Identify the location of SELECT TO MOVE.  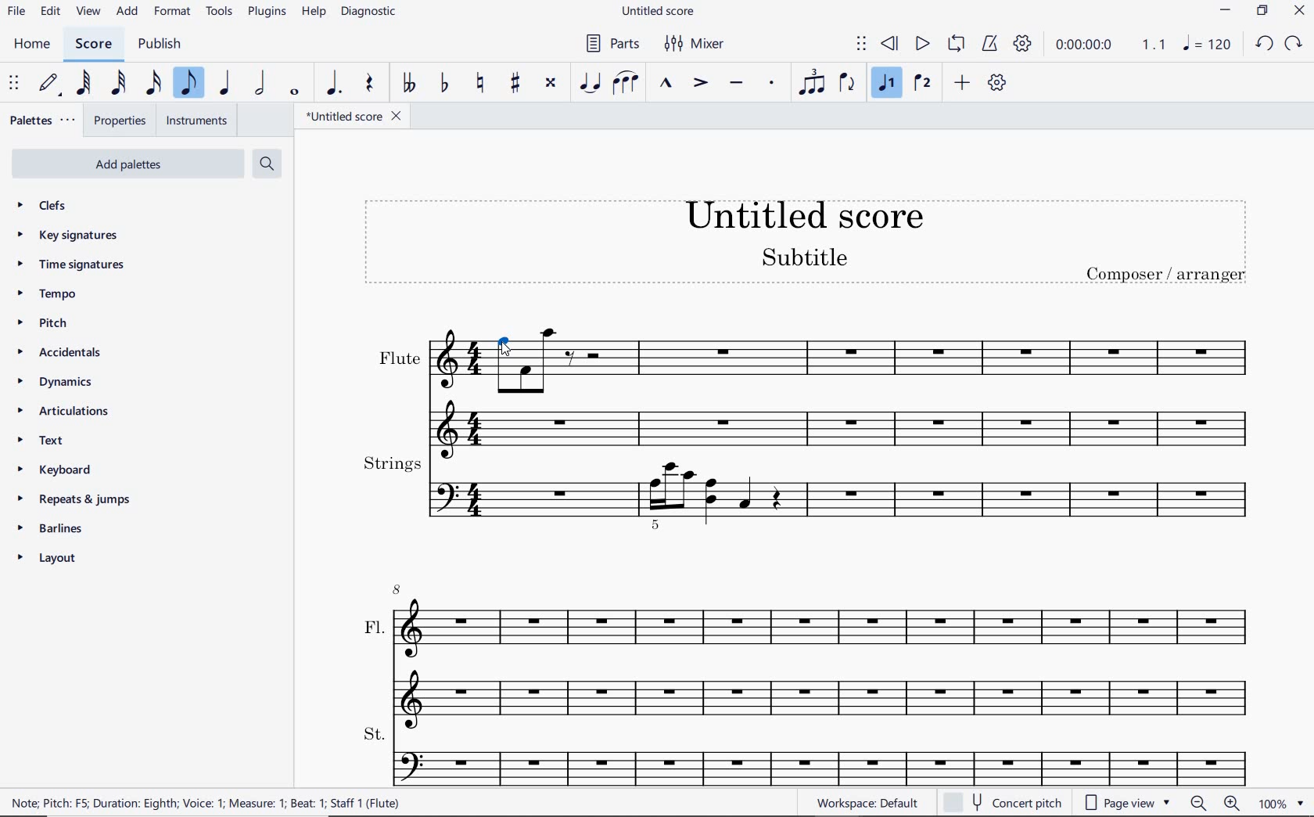
(14, 84).